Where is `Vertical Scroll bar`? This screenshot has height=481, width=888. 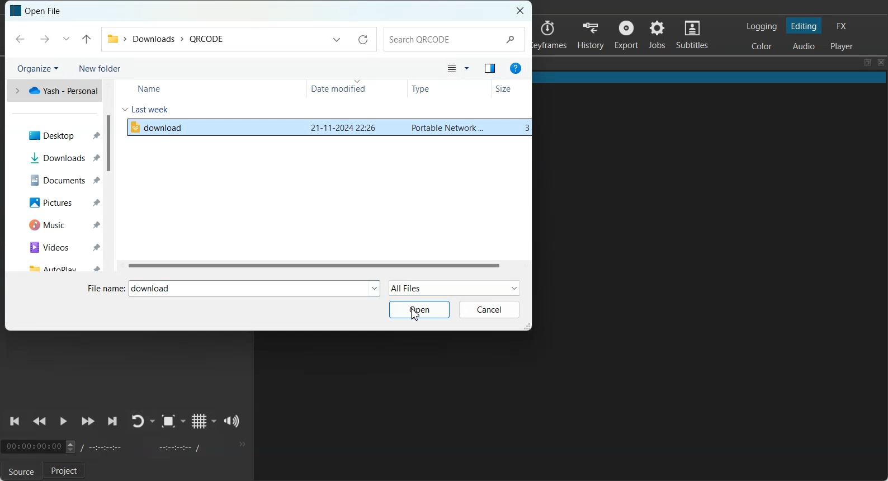 Vertical Scroll bar is located at coordinates (110, 143).